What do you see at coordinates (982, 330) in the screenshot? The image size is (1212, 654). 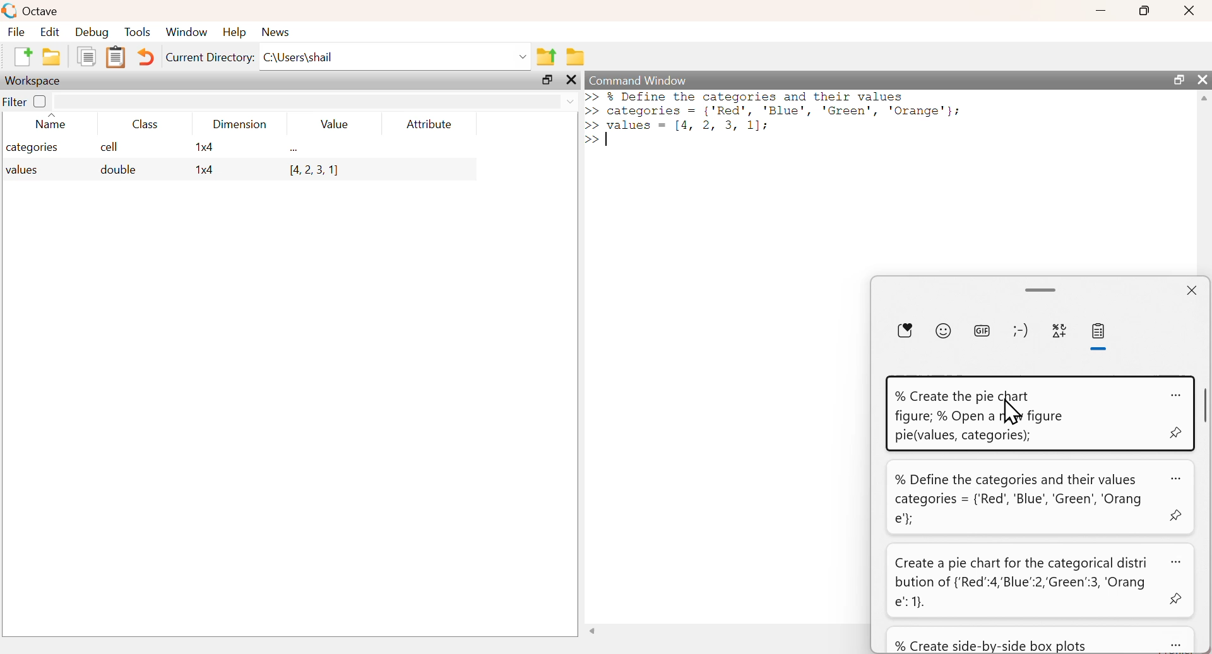 I see `GIF` at bounding box center [982, 330].